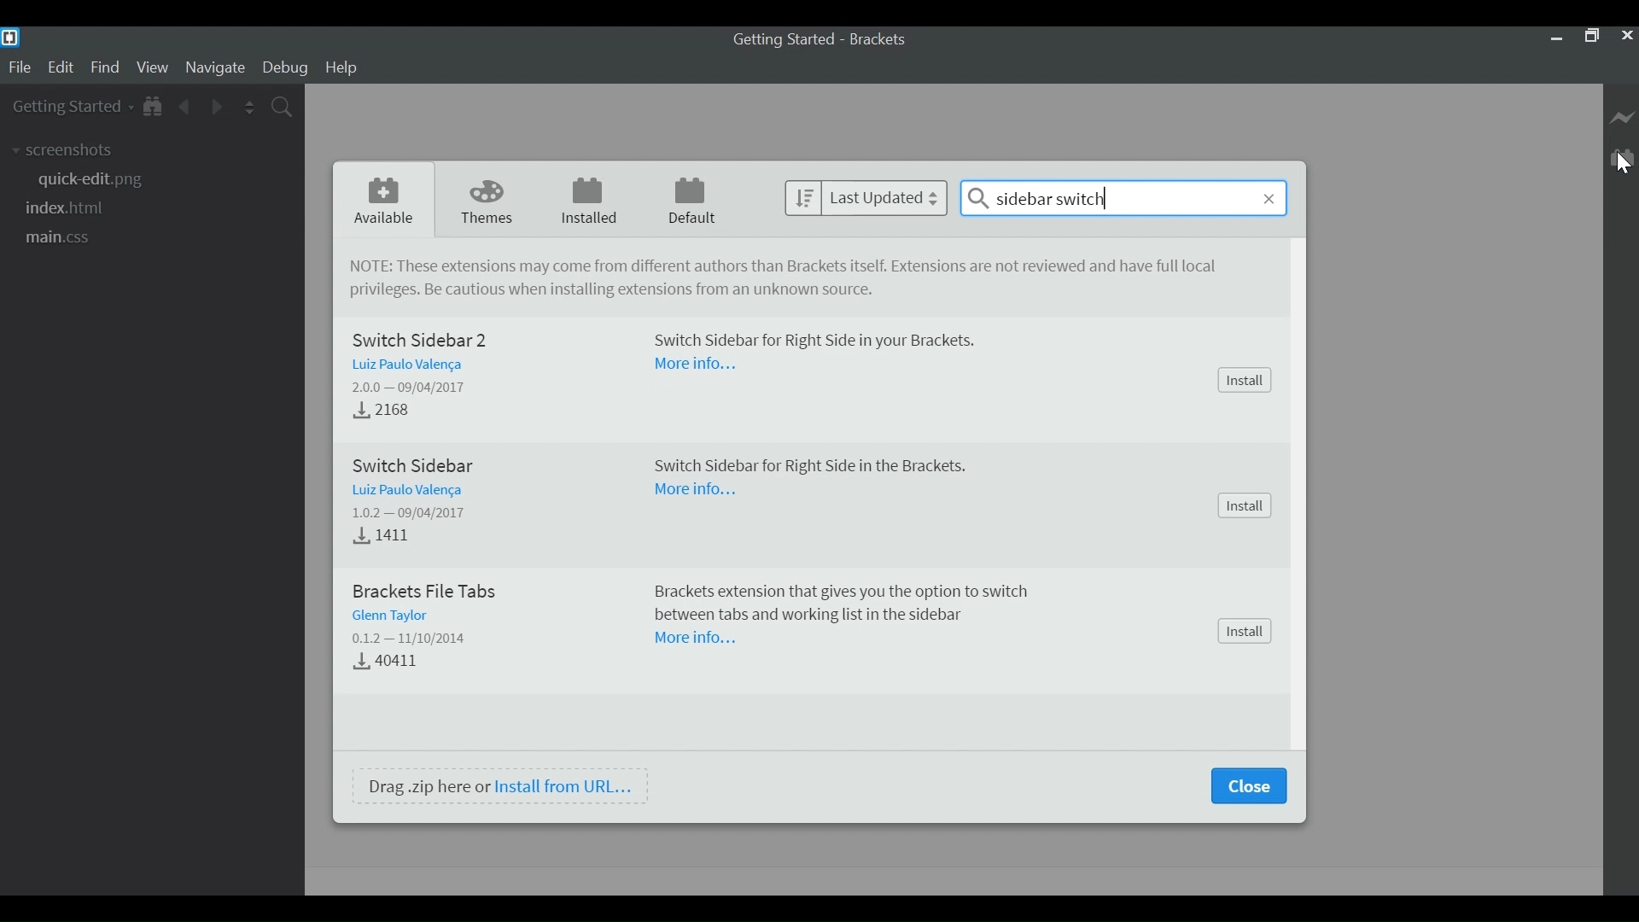 This screenshot has width=1639, height=922. I want to click on More Information, so click(698, 639).